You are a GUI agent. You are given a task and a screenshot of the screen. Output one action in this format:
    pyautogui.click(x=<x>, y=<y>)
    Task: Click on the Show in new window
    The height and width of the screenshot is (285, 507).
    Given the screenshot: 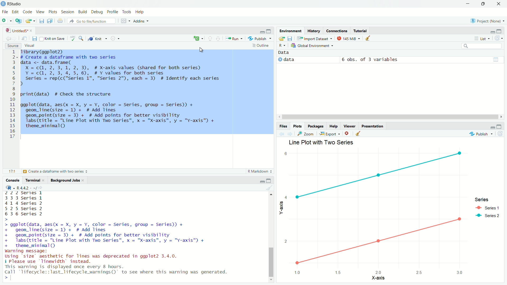 What is the action you would take?
    pyautogui.click(x=25, y=39)
    